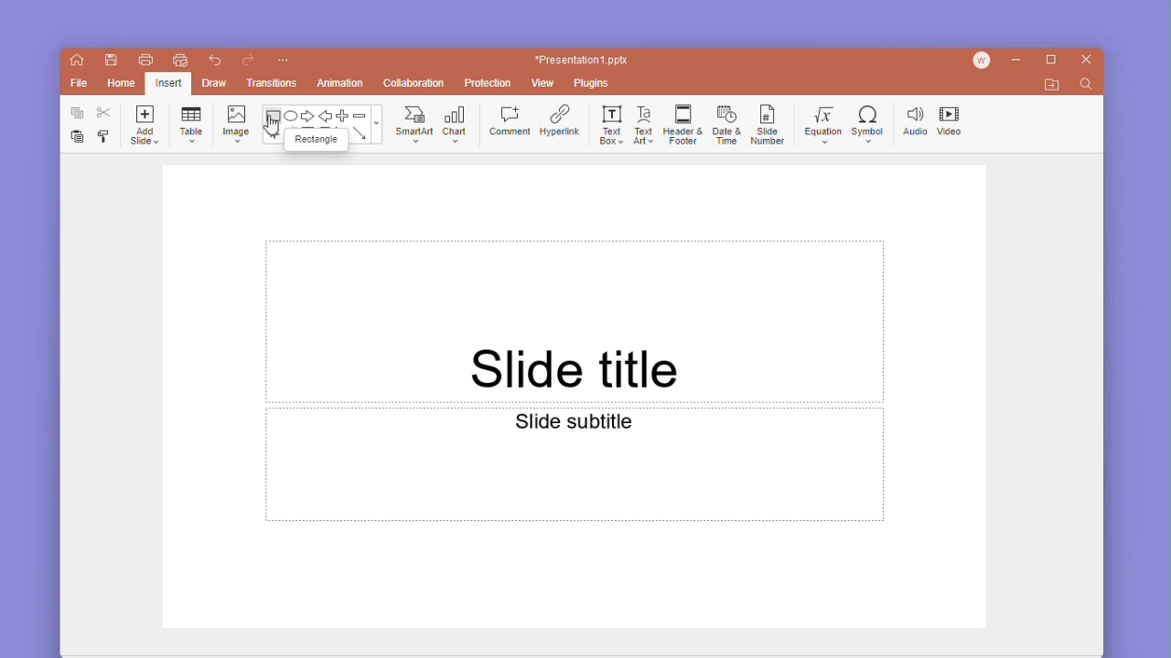  What do you see at coordinates (952, 119) in the screenshot?
I see `video` at bounding box center [952, 119].